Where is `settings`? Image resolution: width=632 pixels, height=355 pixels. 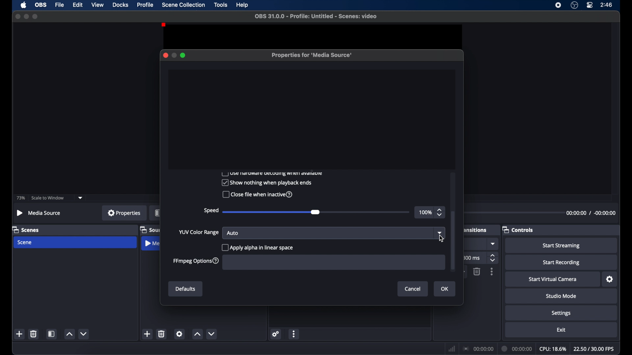 settings is located at coordinates (561, 313).